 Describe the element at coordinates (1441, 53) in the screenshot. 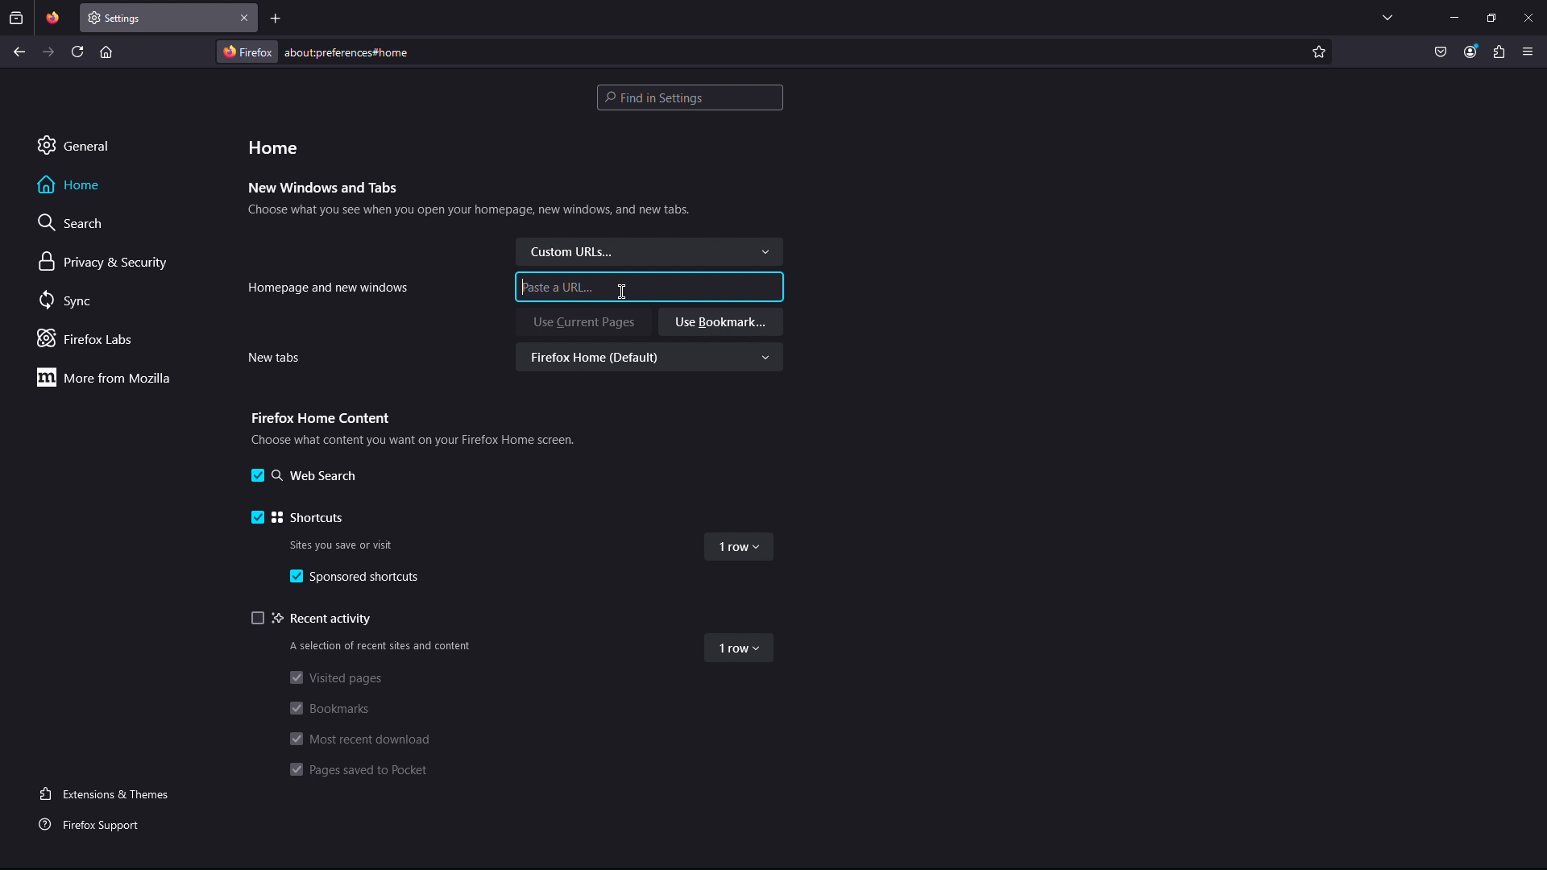

I see `Pocket` at that location.